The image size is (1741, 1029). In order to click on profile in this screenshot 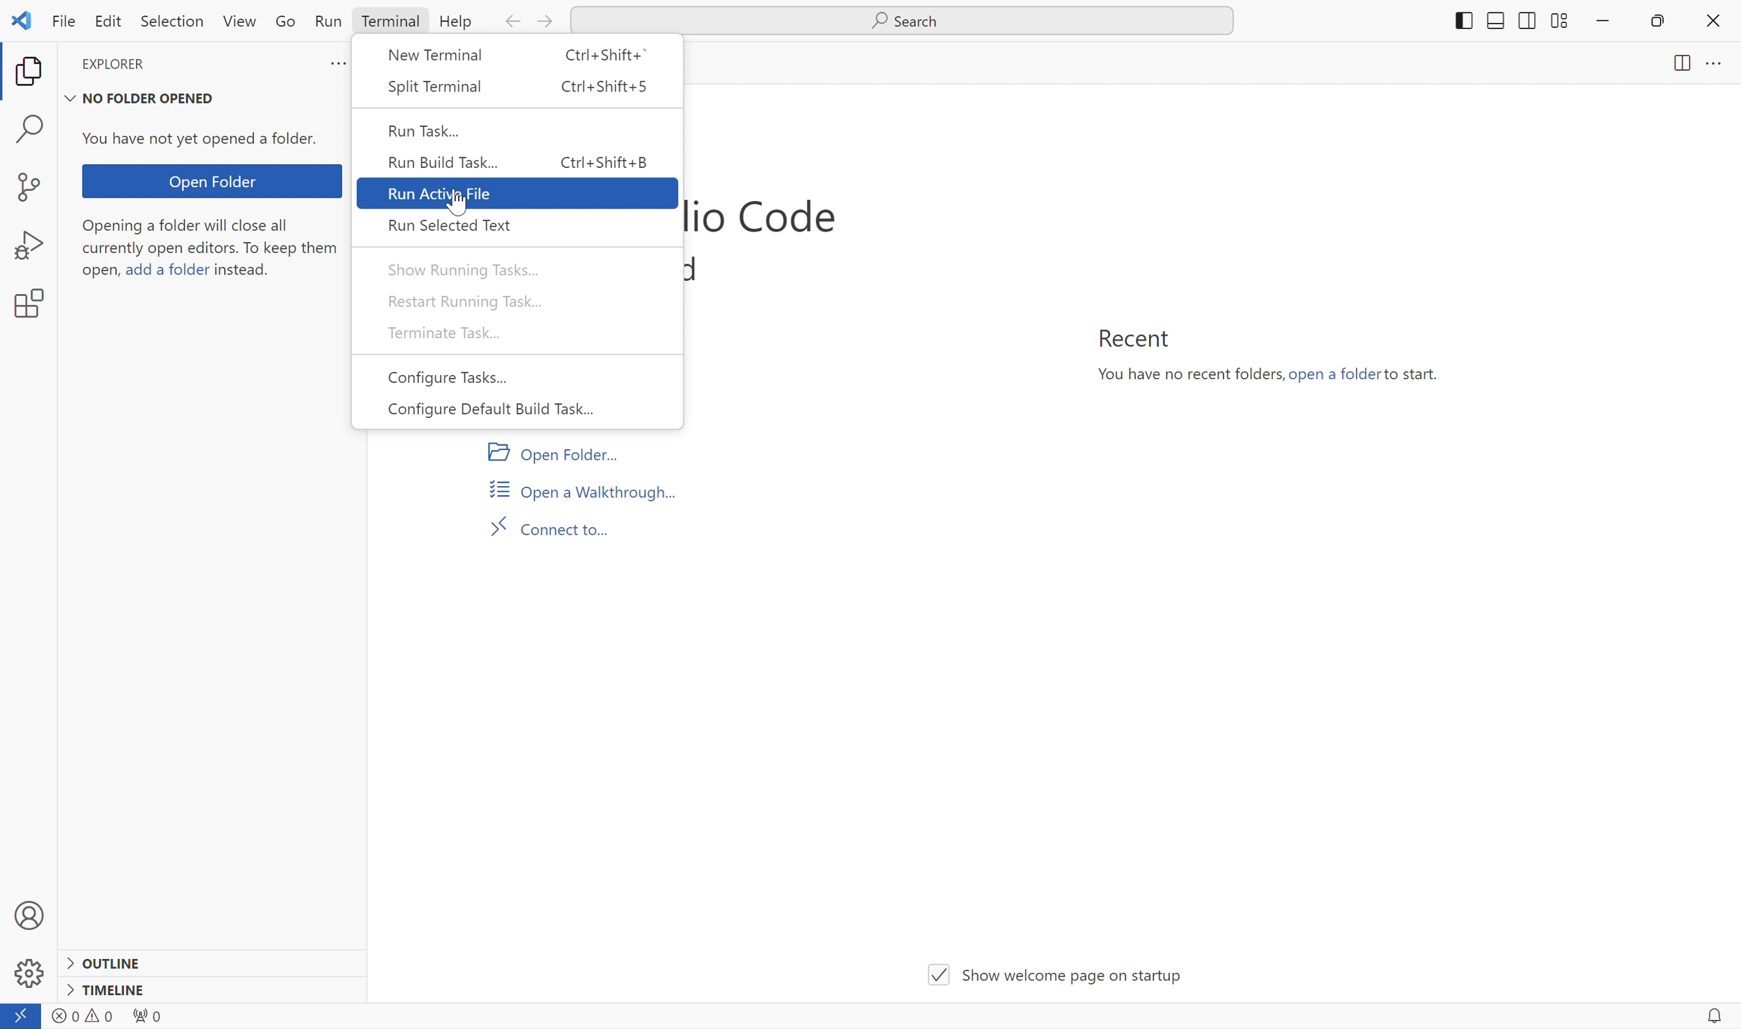, I will do `click(31, 910)`.